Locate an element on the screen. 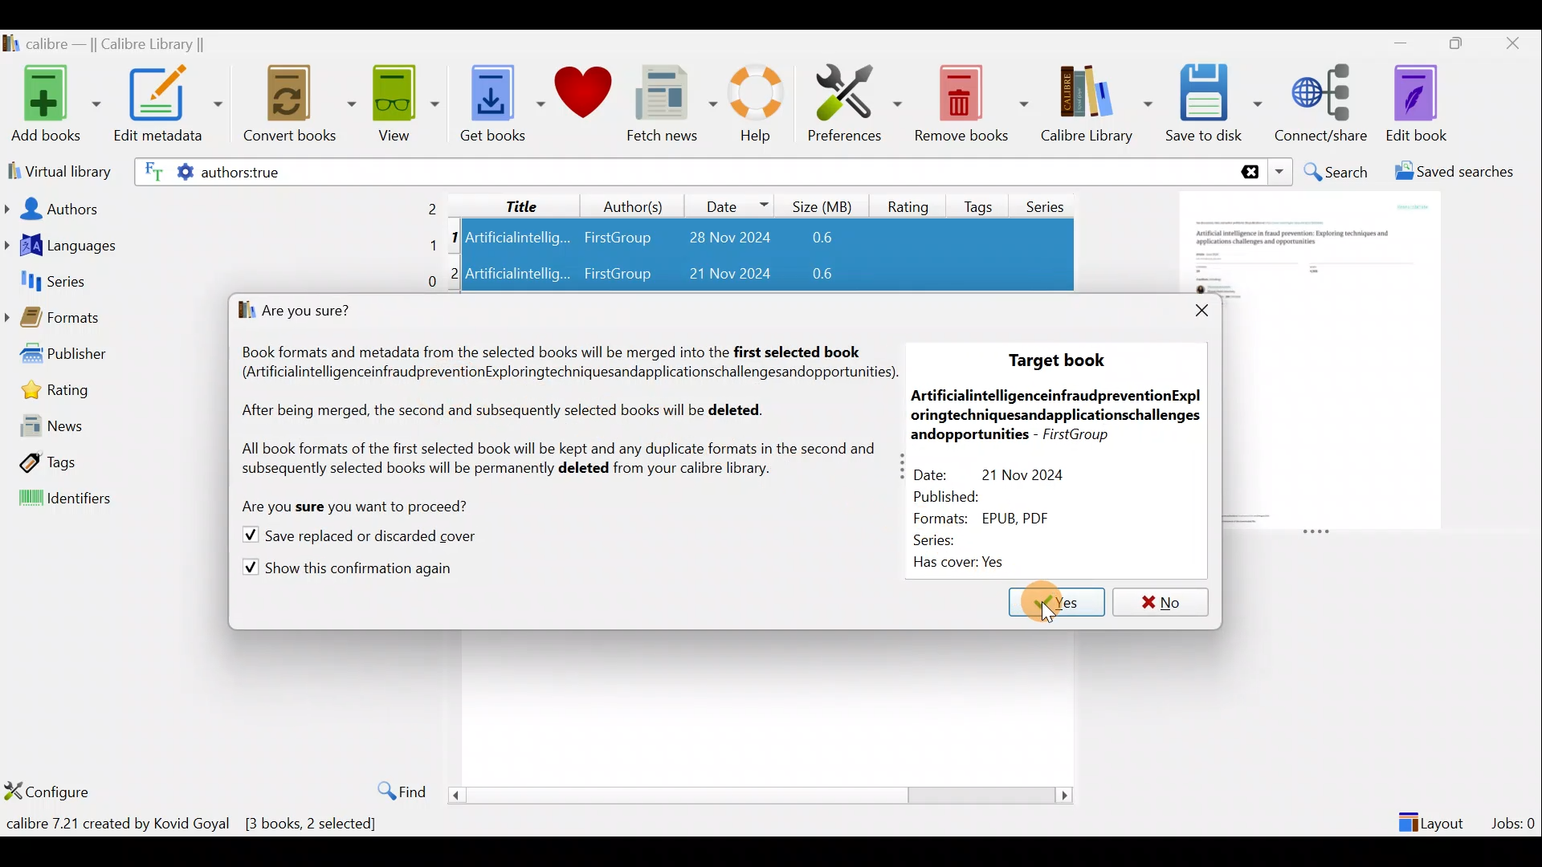 Image resolution: width=1542 pixels, height=867 pixels. Target book is located at coordinates (1060, 362).